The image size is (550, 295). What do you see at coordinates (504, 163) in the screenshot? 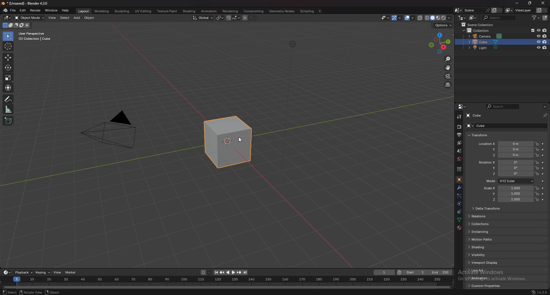
I see `rotation x` at bounding box center [504, 163].